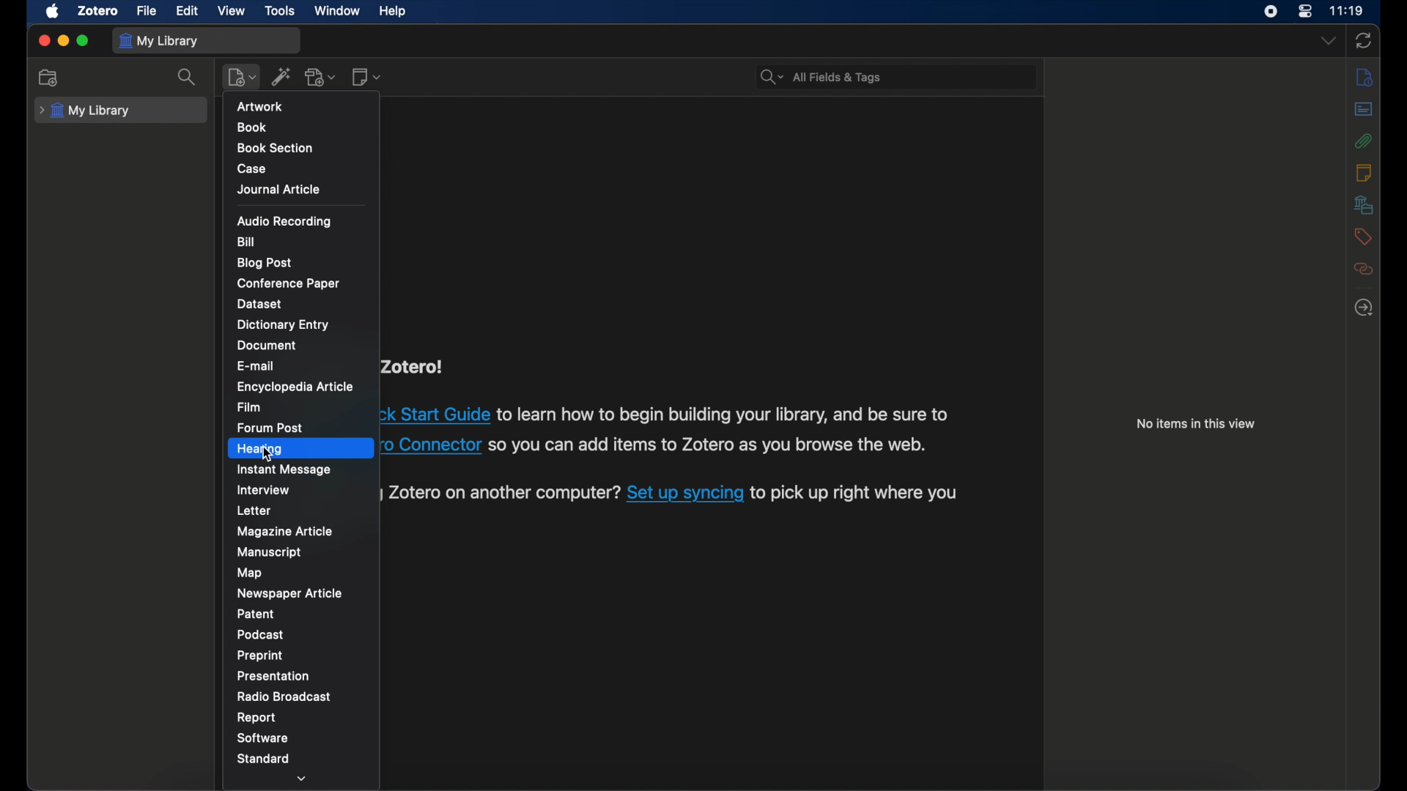 The width and height of the screenshot is (1407, 791). I want to click on hearing, so click(261, 448).